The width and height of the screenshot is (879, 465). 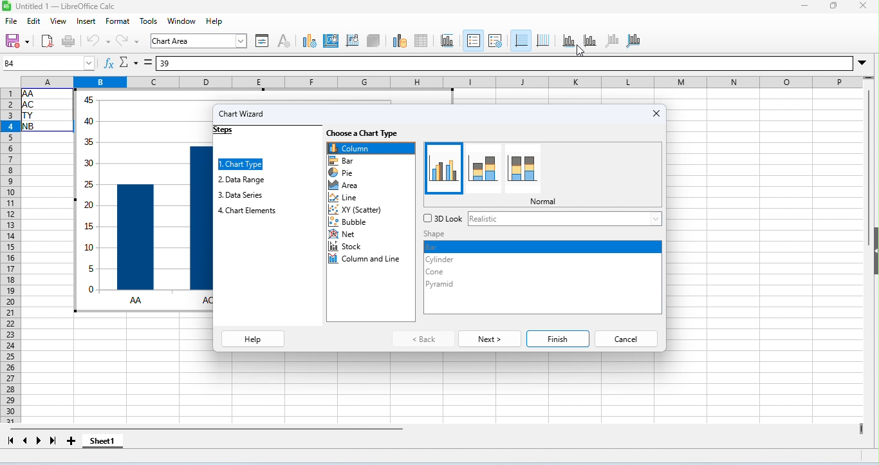 What do you see at coordinates (343, 234) in the screenshot?
I see `net` at bounding box center [343, 234].